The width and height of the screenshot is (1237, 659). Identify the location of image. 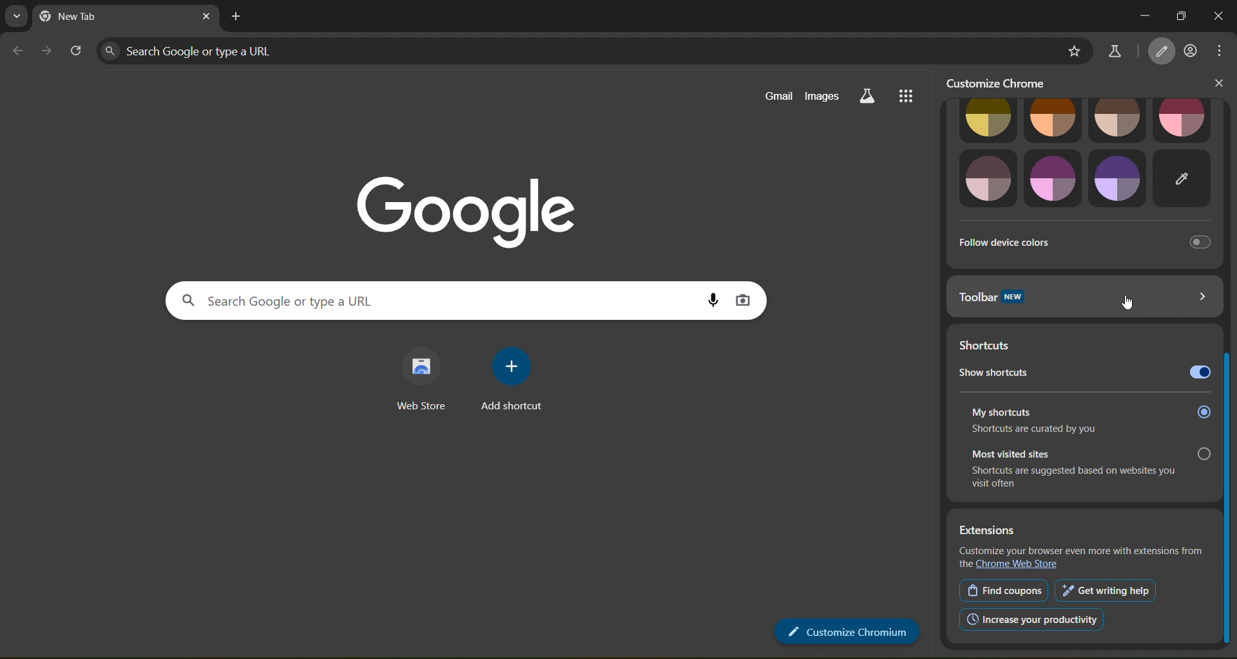
(1055, 119).